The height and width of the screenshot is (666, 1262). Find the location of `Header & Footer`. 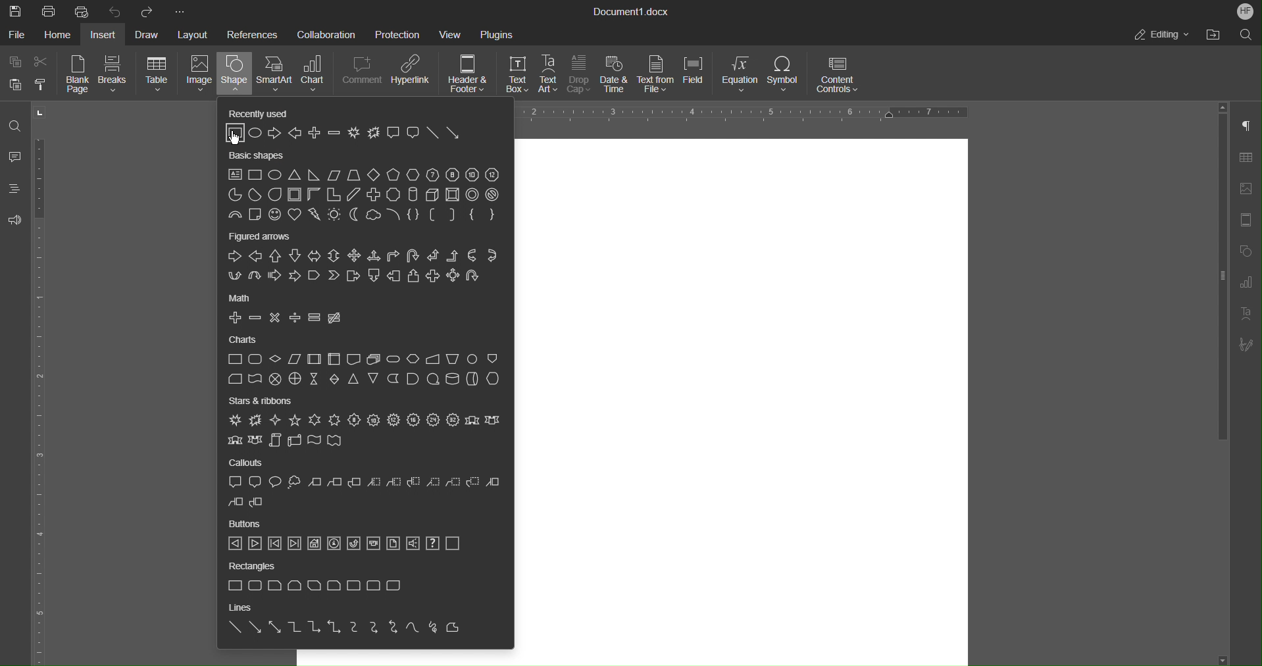

Header & Footer is located at coordinates (469, 76).